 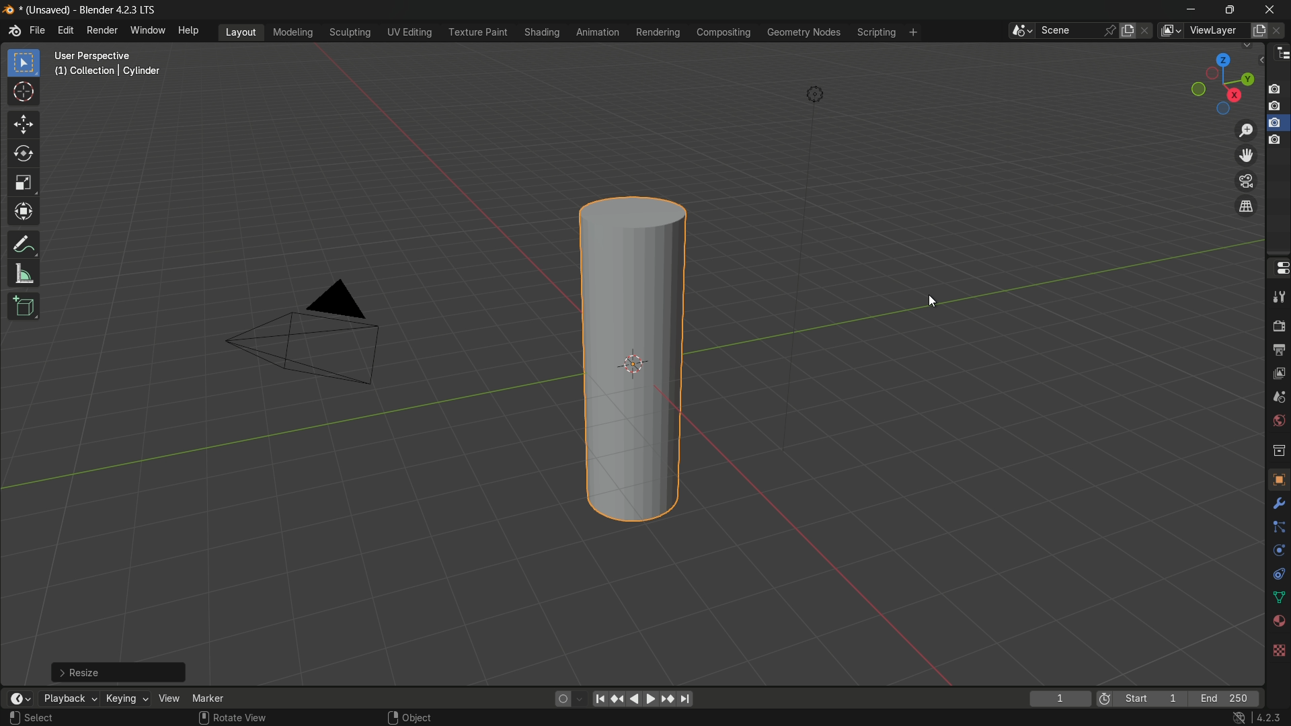 What do you see at coordinates (421, 717) in the screenshot?
I see `Object` at bounding box center [421, 717].